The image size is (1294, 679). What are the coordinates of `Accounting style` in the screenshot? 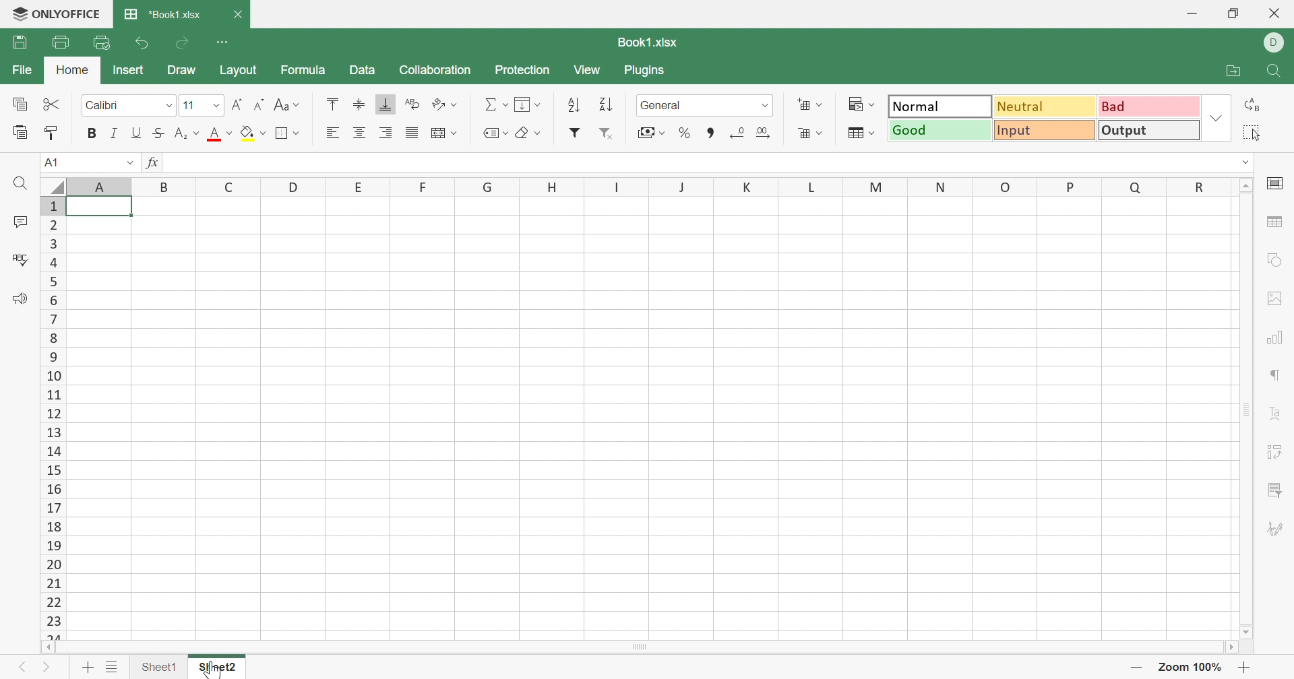 It's located at (645, 133).